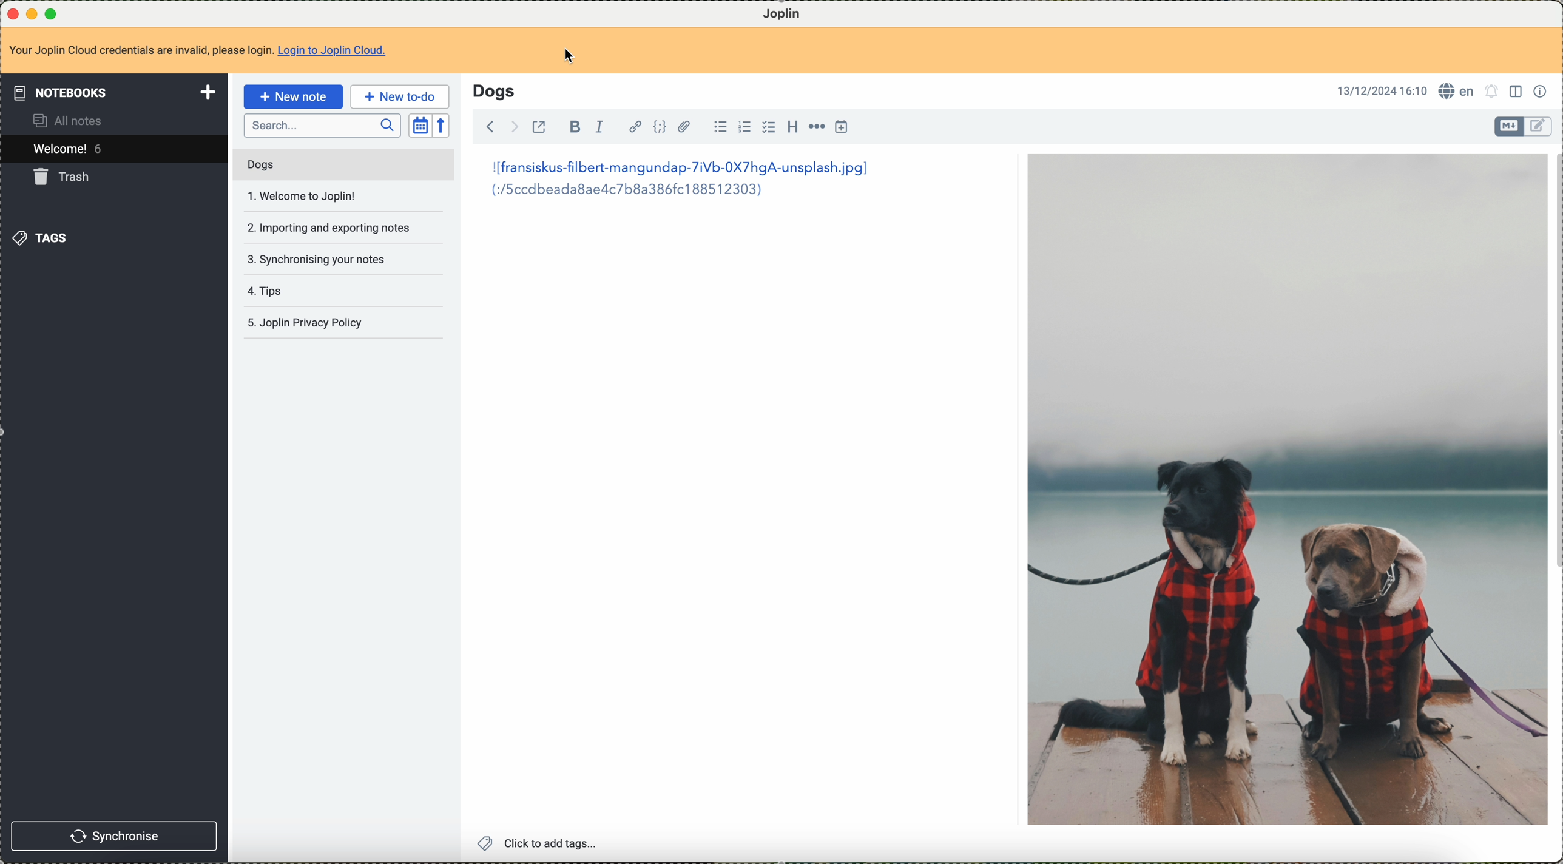 Image resolution: width=1563 pixels, height=864 pixels. What do you see at coordinates (719, 128) in the screenshot?
I see `bulleted list` at bounding box center [719, 128].